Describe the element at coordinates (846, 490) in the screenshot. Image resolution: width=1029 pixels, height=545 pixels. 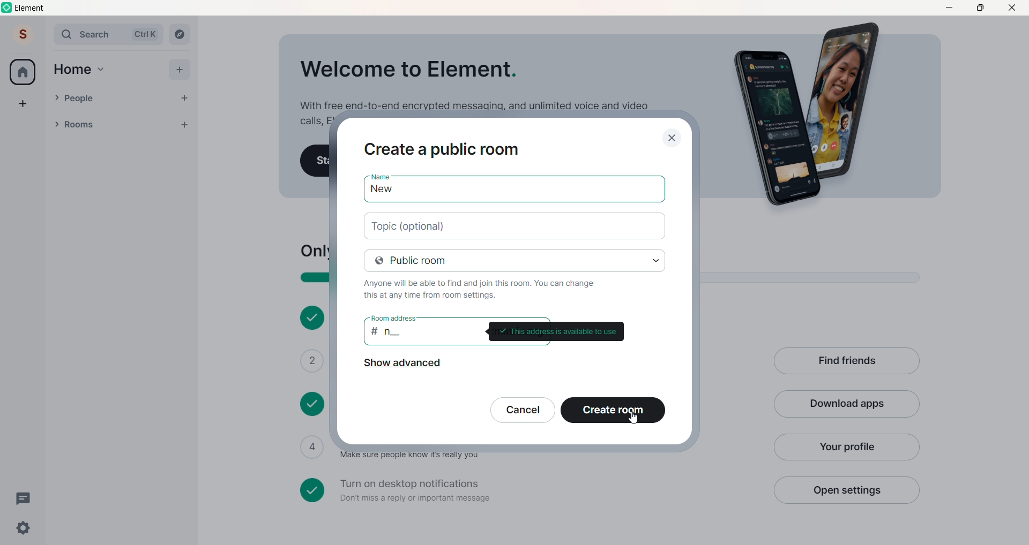
I see `Open Settings` at that location.